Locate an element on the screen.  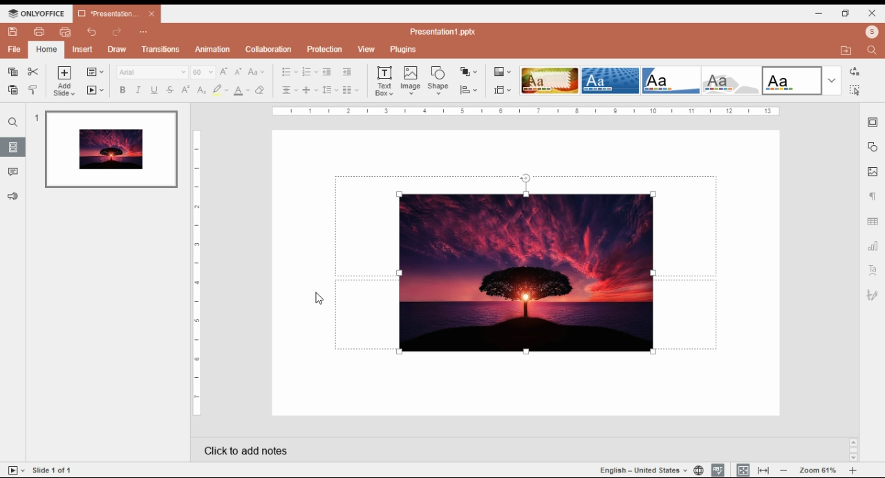
fit to slide is located at coordinates (743, 470).